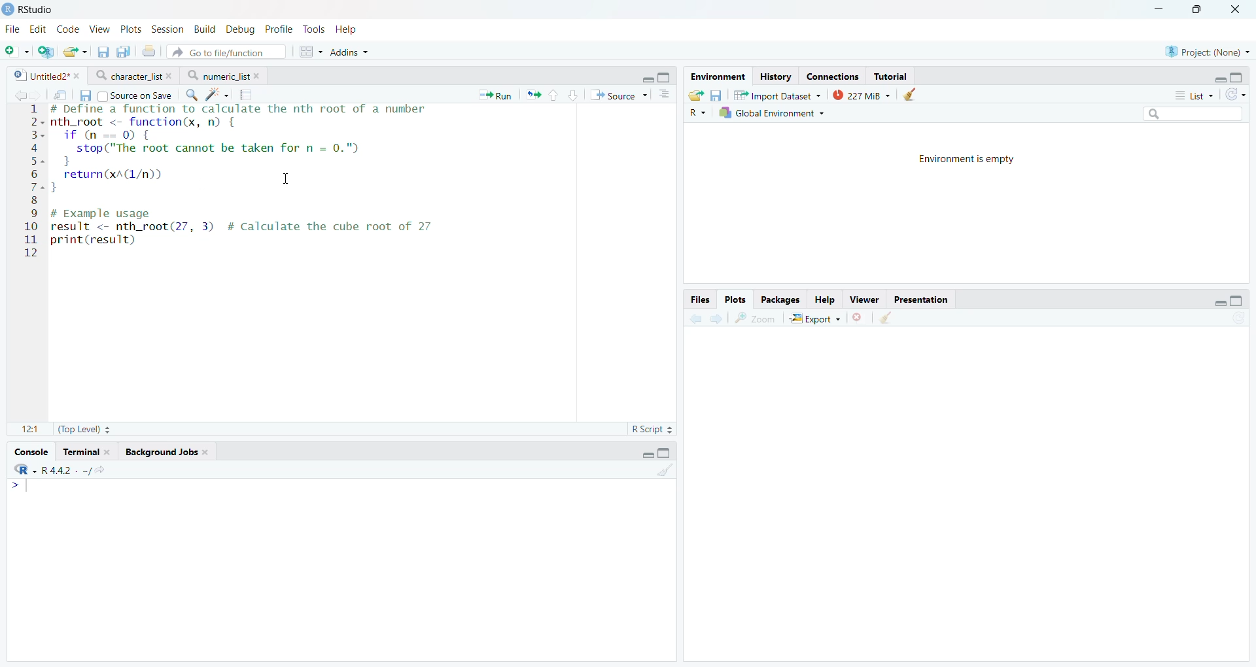 This screenshot has height=667, width=1256. Describe the element at coordinates (665, 452) in the screenshot. I see `Full Height` at that location.